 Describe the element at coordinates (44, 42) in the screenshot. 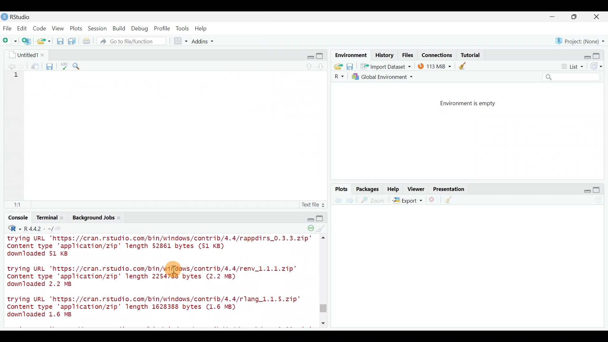

I see `Open an existing file` at that location.